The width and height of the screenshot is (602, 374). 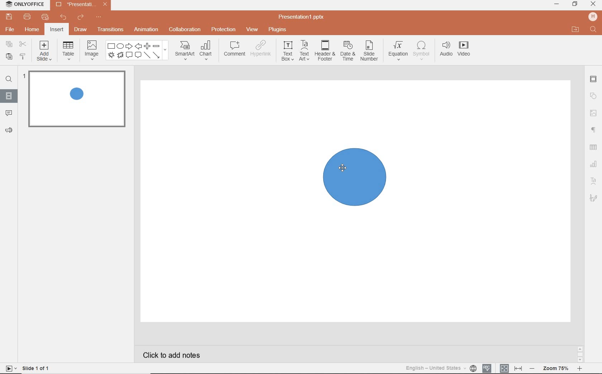 I want to click on add slide, so click(x=45, y=51).